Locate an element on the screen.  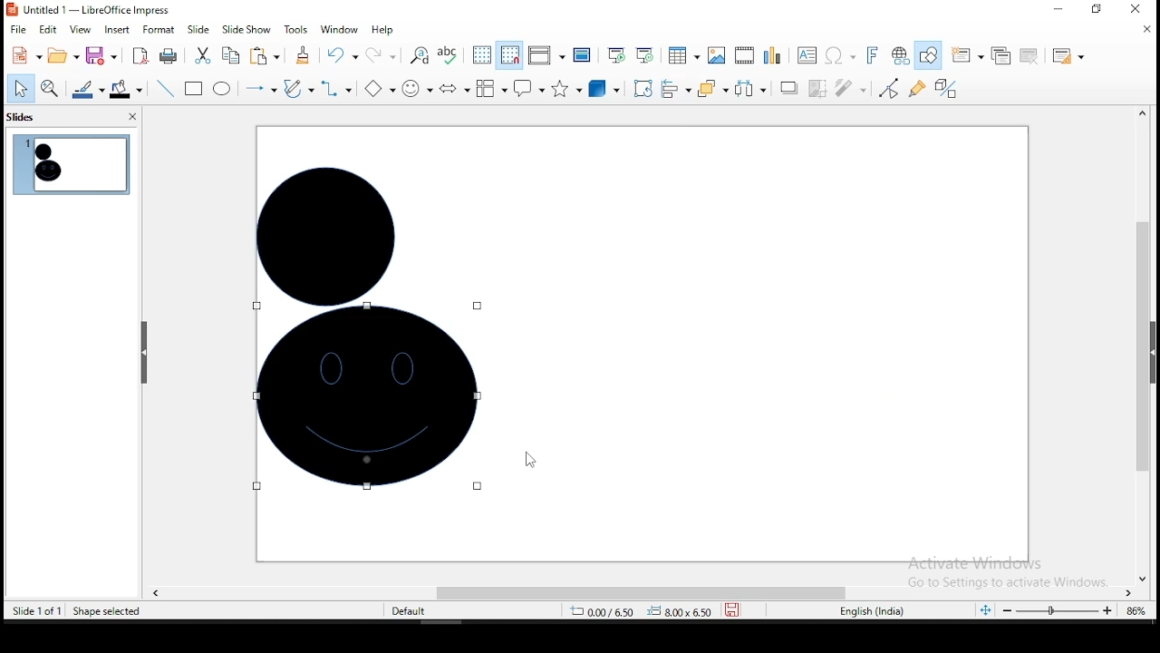
line color is located at coordinates (87, 92).